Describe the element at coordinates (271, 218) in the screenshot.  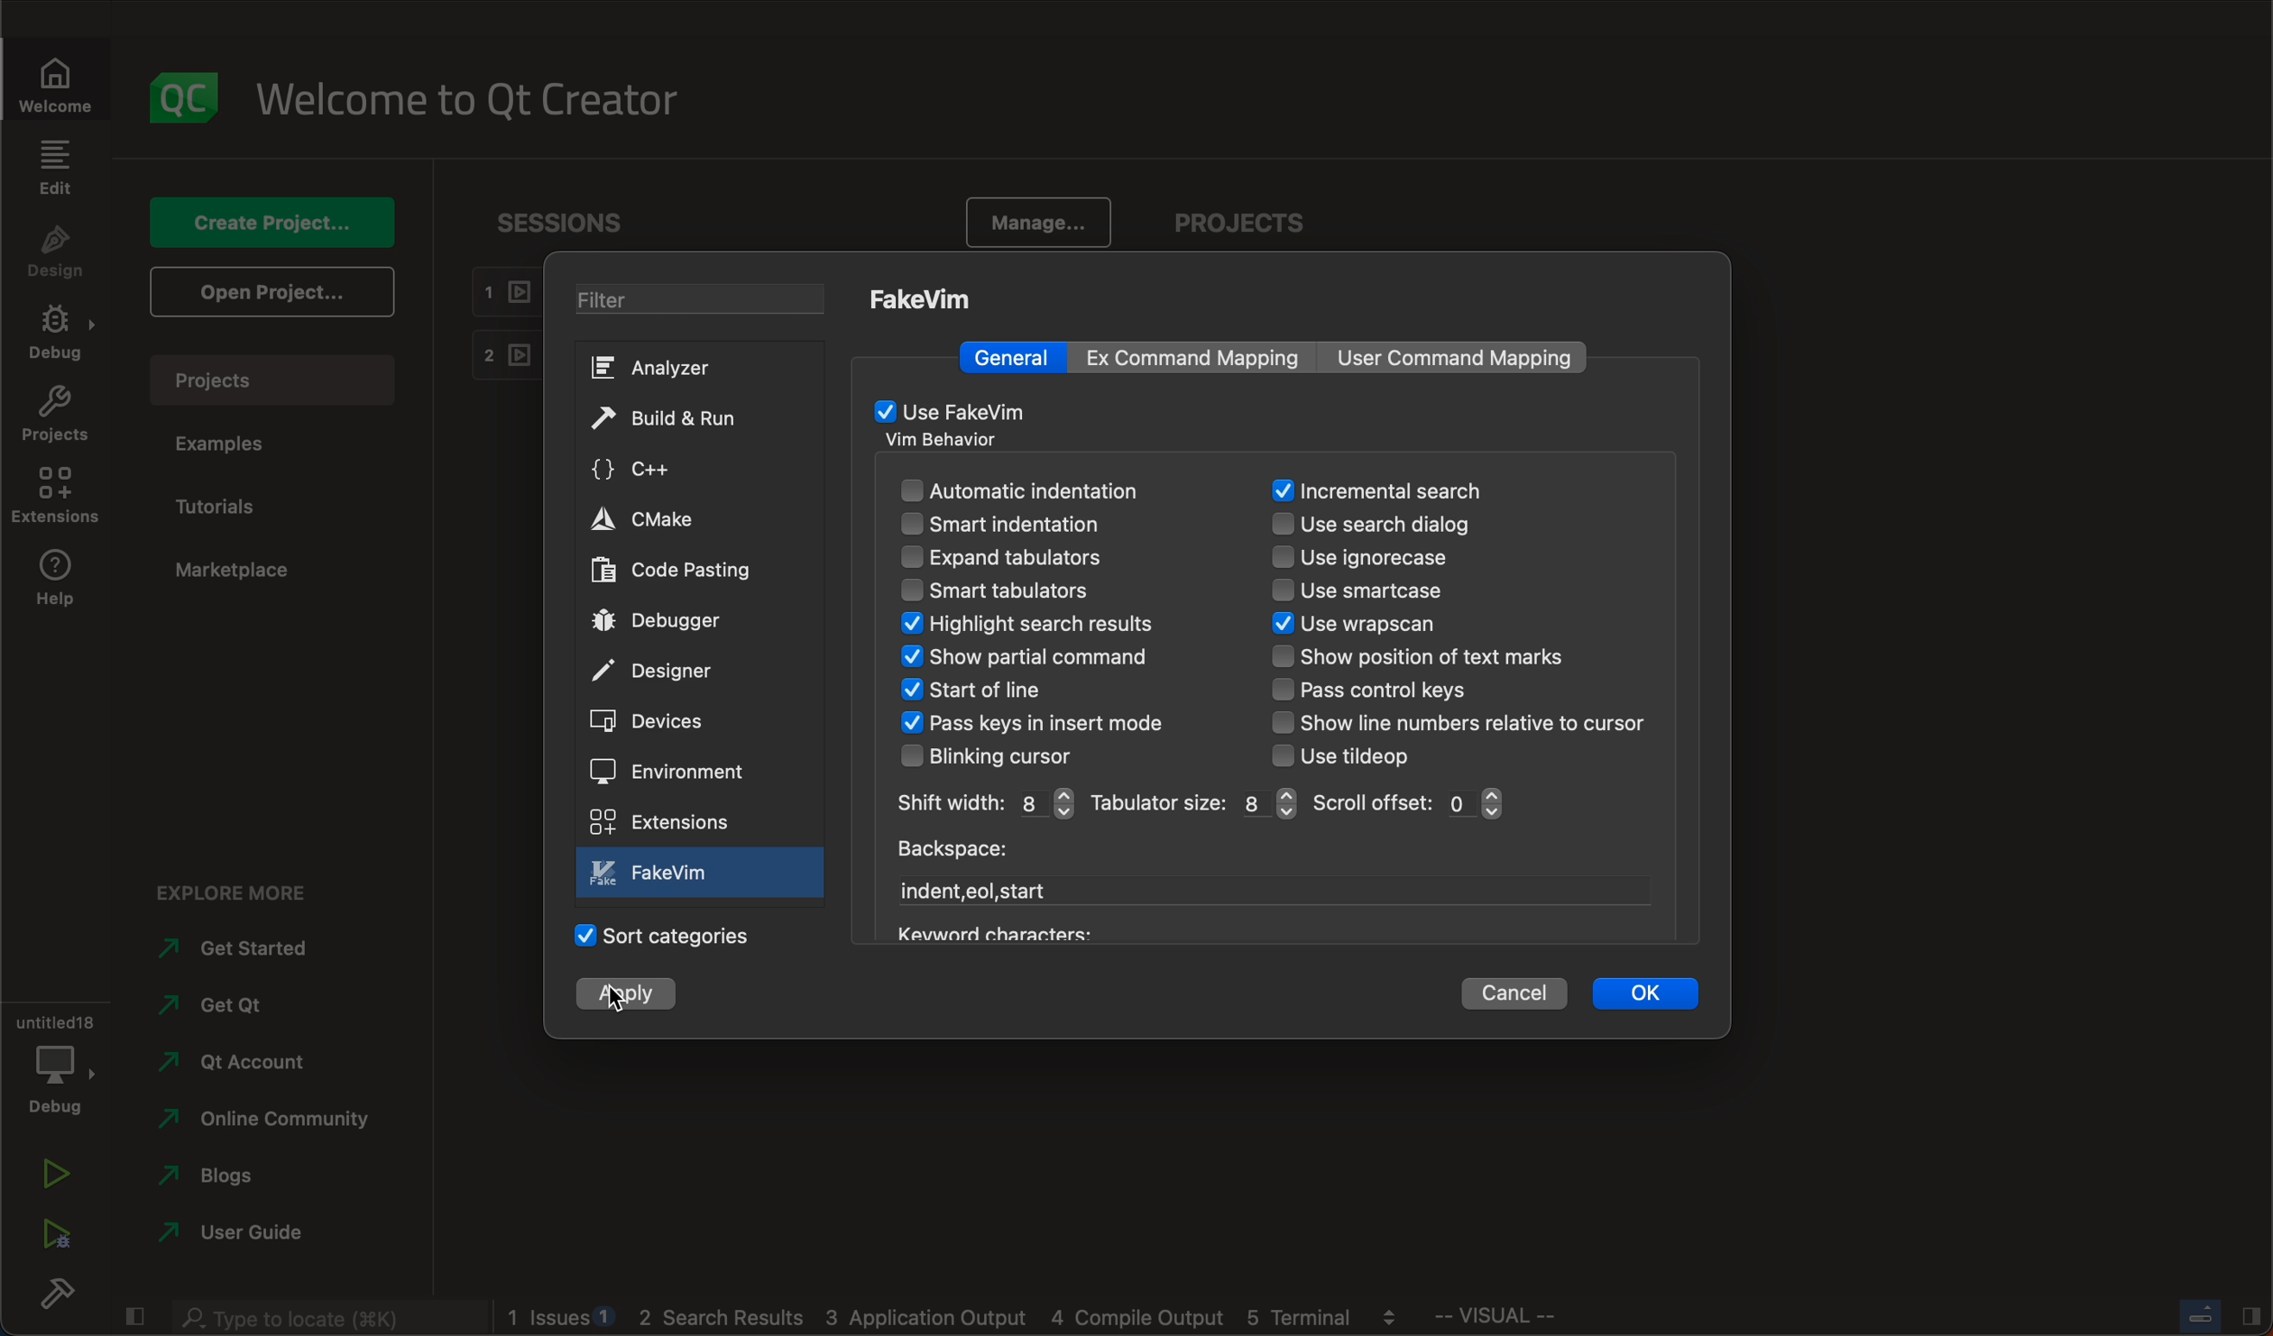
I see `create` at that location.